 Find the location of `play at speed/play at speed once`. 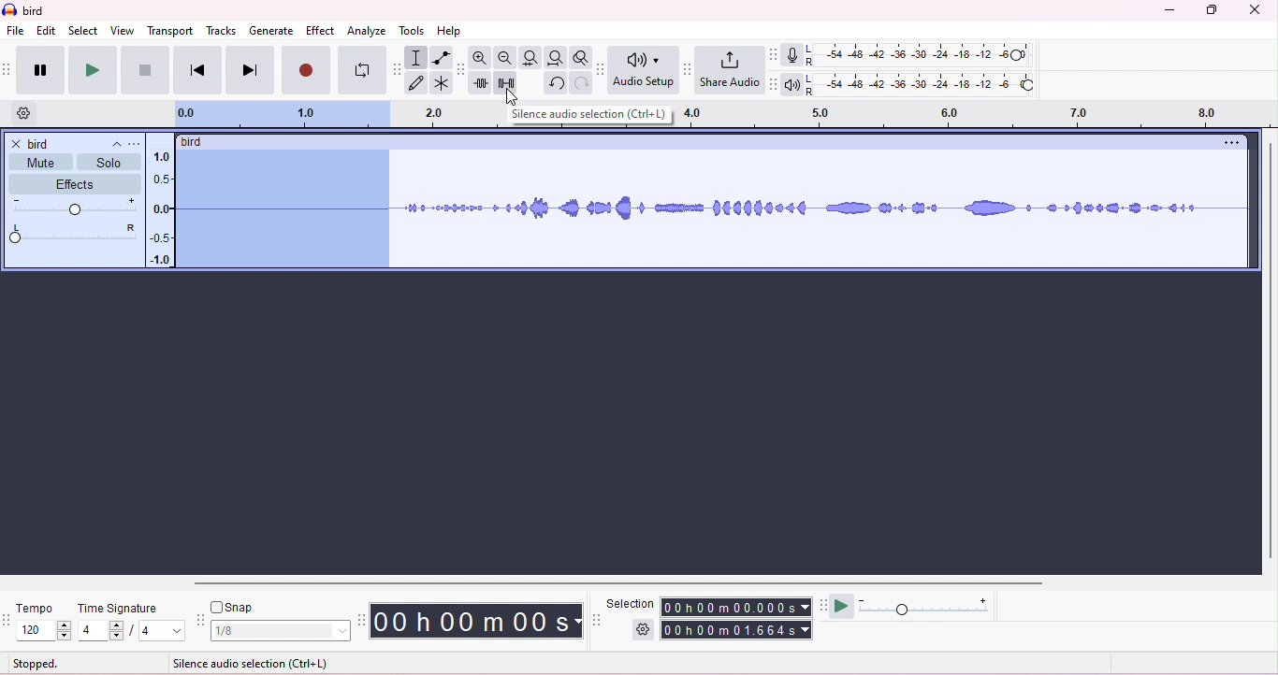

play at speed/play at speed once is located at coordinates (844, 607).